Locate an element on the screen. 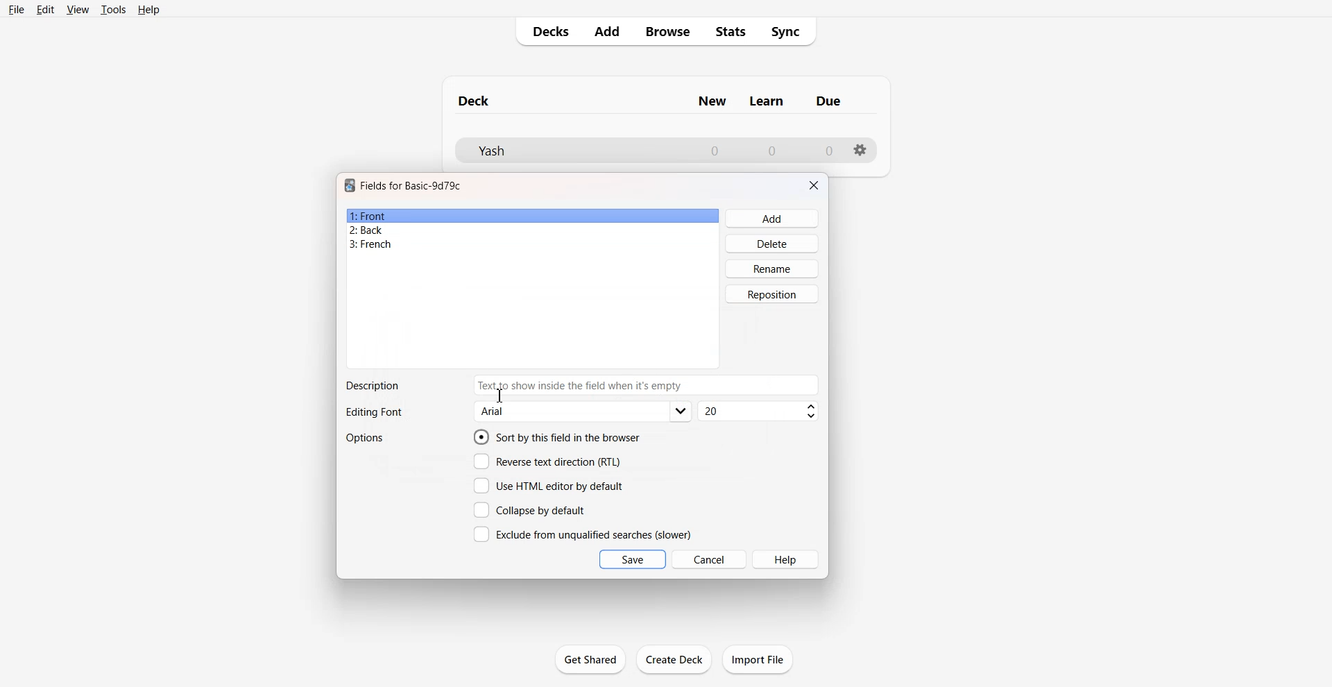 This screenshot has height=687, width=1332. Settings is located at coordinates (861, 150).